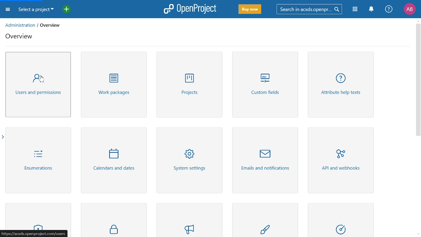 The width and height of the screenshot is (421, 237). Describe the element at coordinates (191, 220) in the screenshot. I see `Announcement` at that location.